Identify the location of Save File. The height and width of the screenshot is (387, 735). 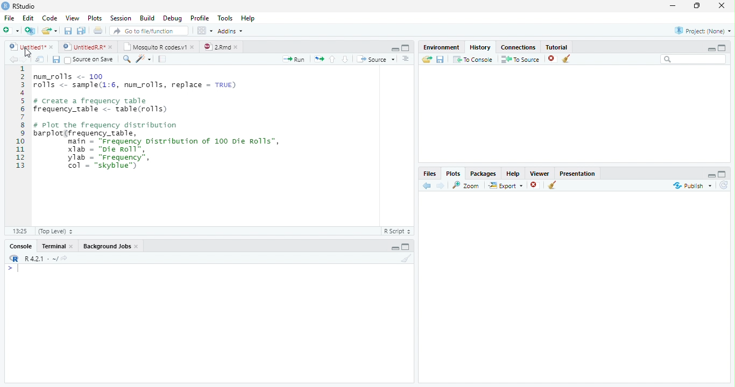
(441, 59).